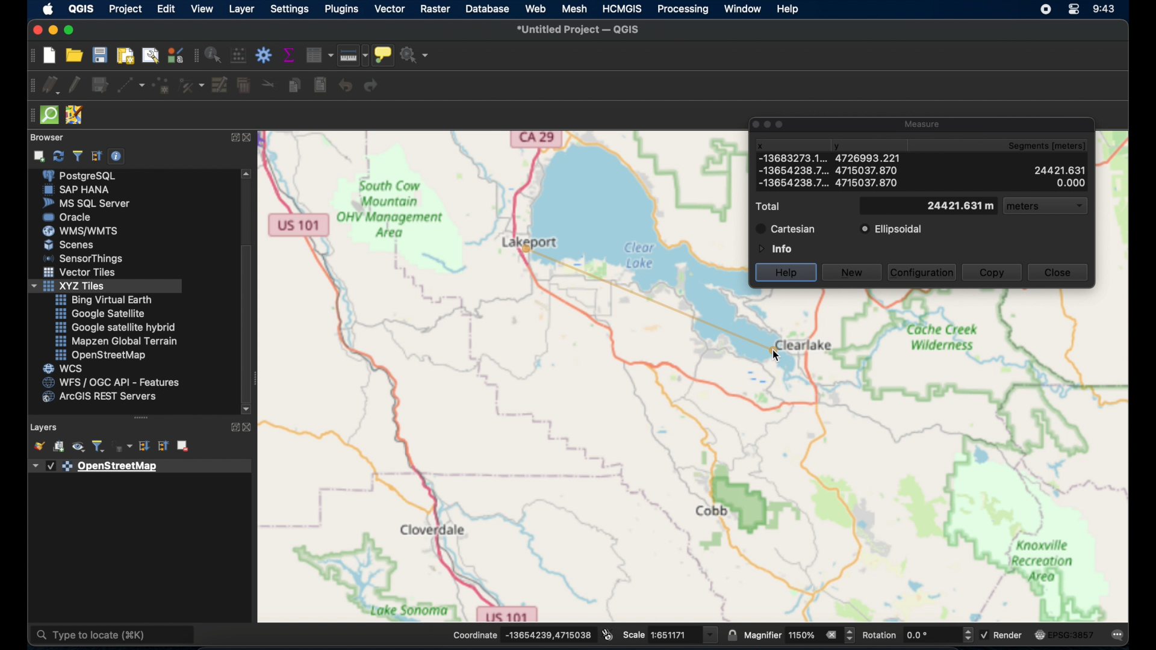 This screenshot has height=650, width=1156. Describe the element at coordinates (30, 117) in the screenshot. I see `drag handles` at that location.